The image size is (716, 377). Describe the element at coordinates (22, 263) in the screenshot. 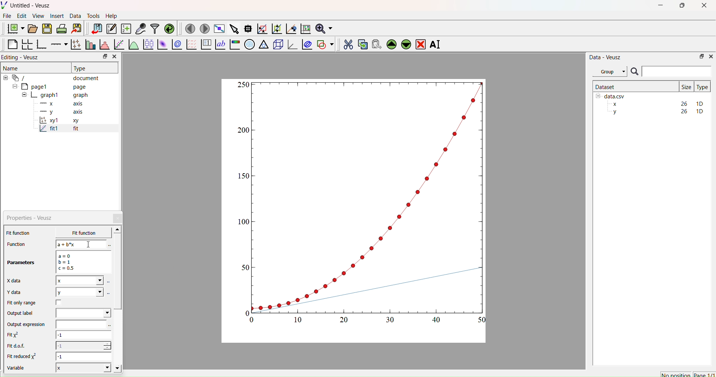

I see `Parameters` at that location.